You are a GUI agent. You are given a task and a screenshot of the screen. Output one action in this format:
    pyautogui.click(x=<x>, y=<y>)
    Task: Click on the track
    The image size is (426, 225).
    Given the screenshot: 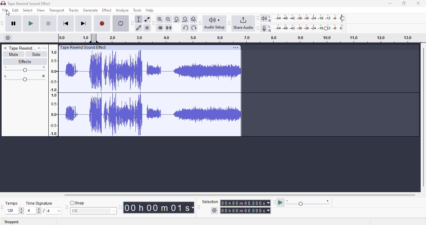 What is the action you would take?
    pyautogui.click(x=152, y=91)
    